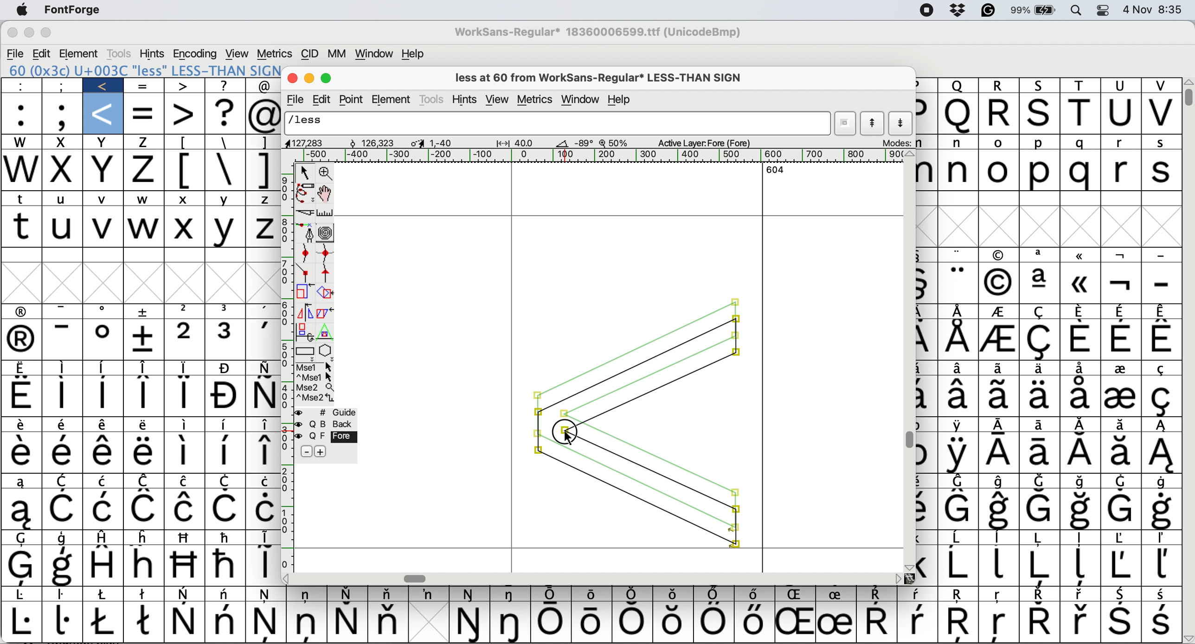 This screenshot has width=1195, height=644. I want to click on Symbol, so click(64, 565).